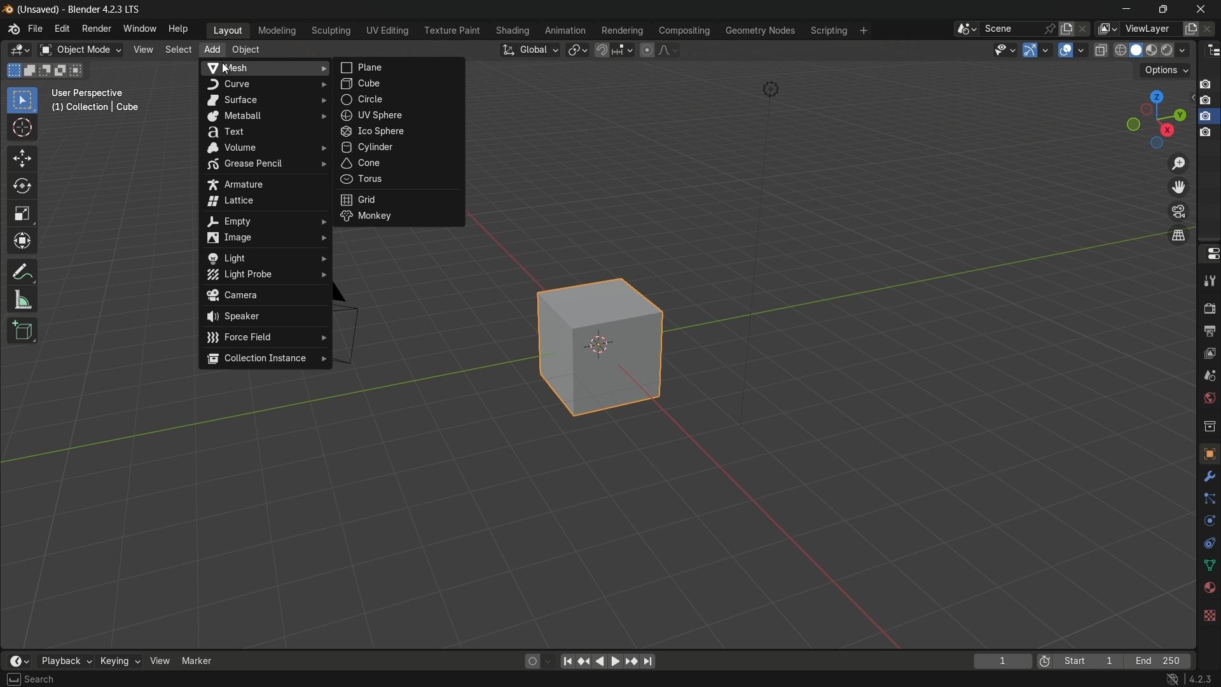  What do you see at coordinates (399, 218) in the screenshot?
I see `monkey` at bounding box center [399, 218].